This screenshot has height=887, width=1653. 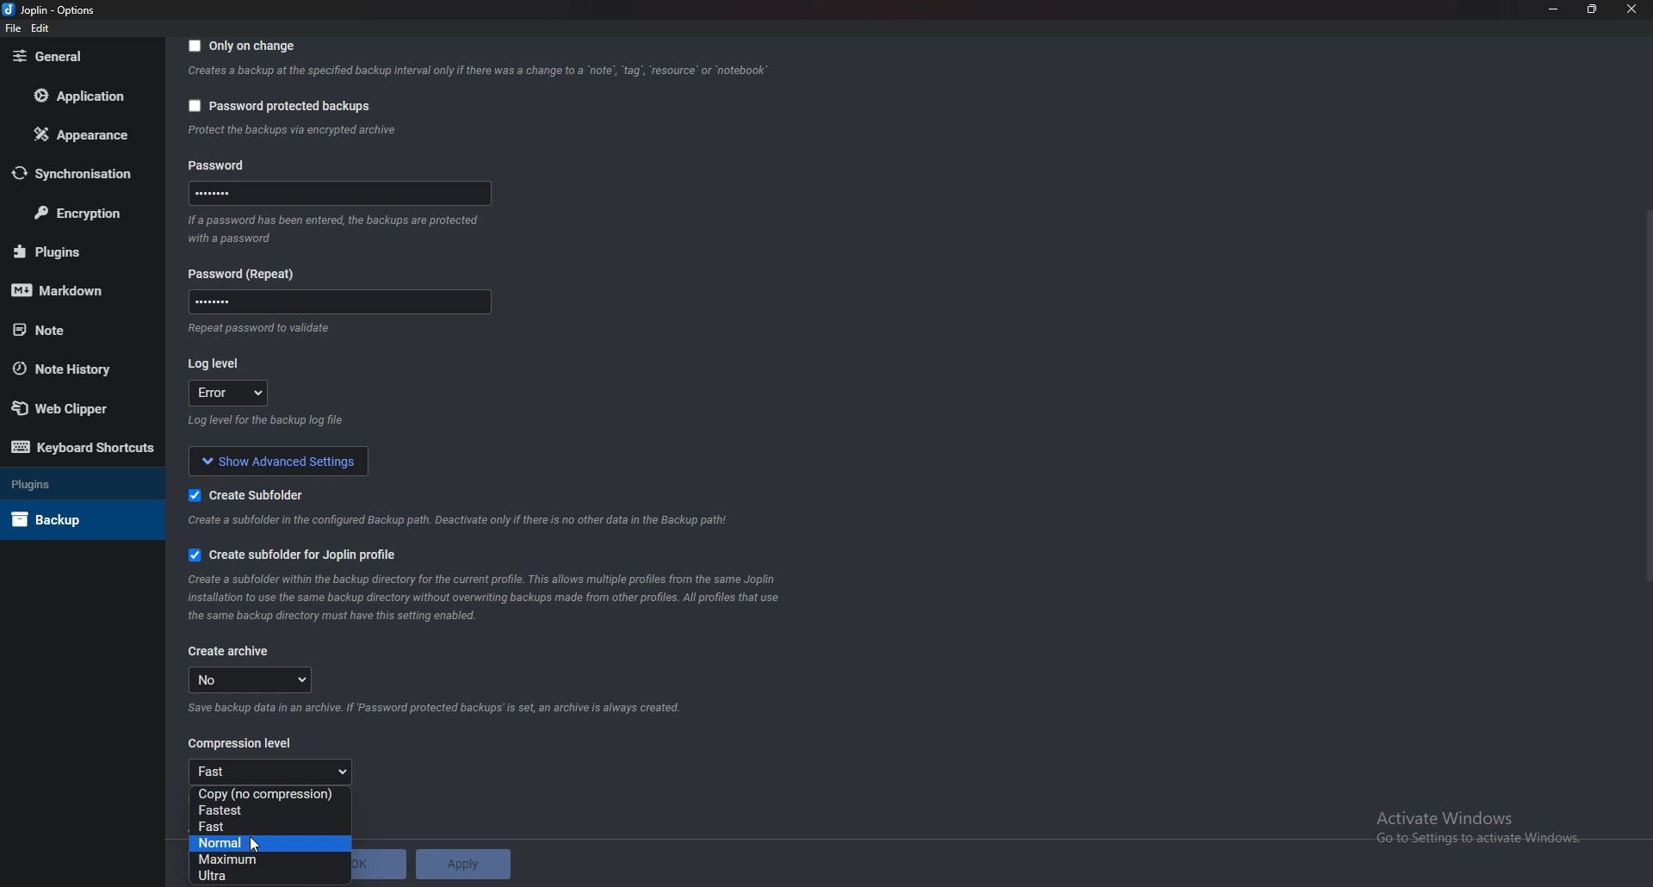 What do you see at coordinates (339, 228) in the screenshot?
I see `Info` at bounding box center [339, 228].